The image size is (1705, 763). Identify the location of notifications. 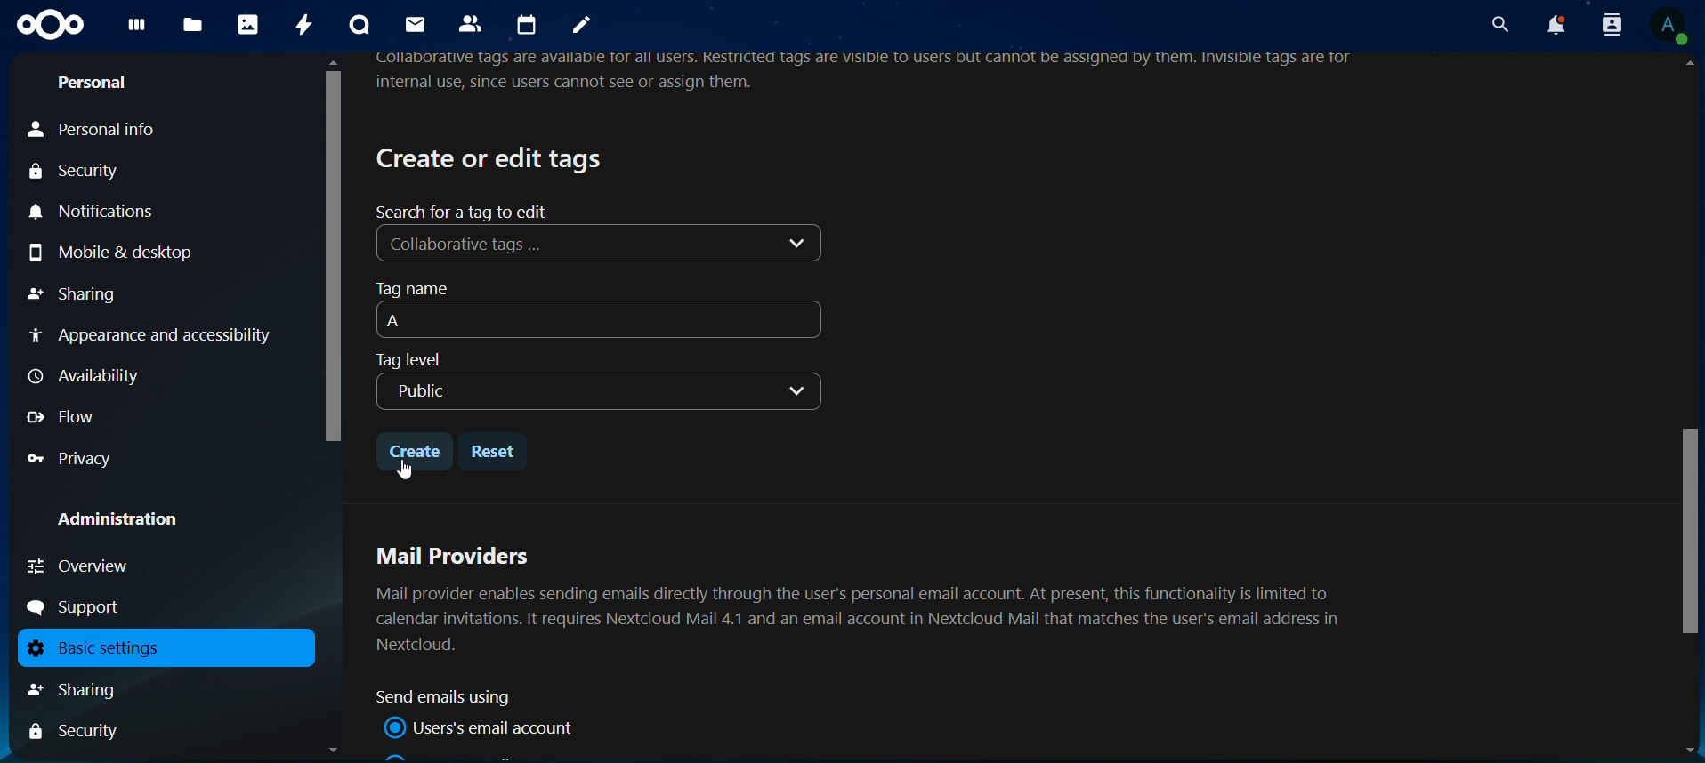
(1553, 25).